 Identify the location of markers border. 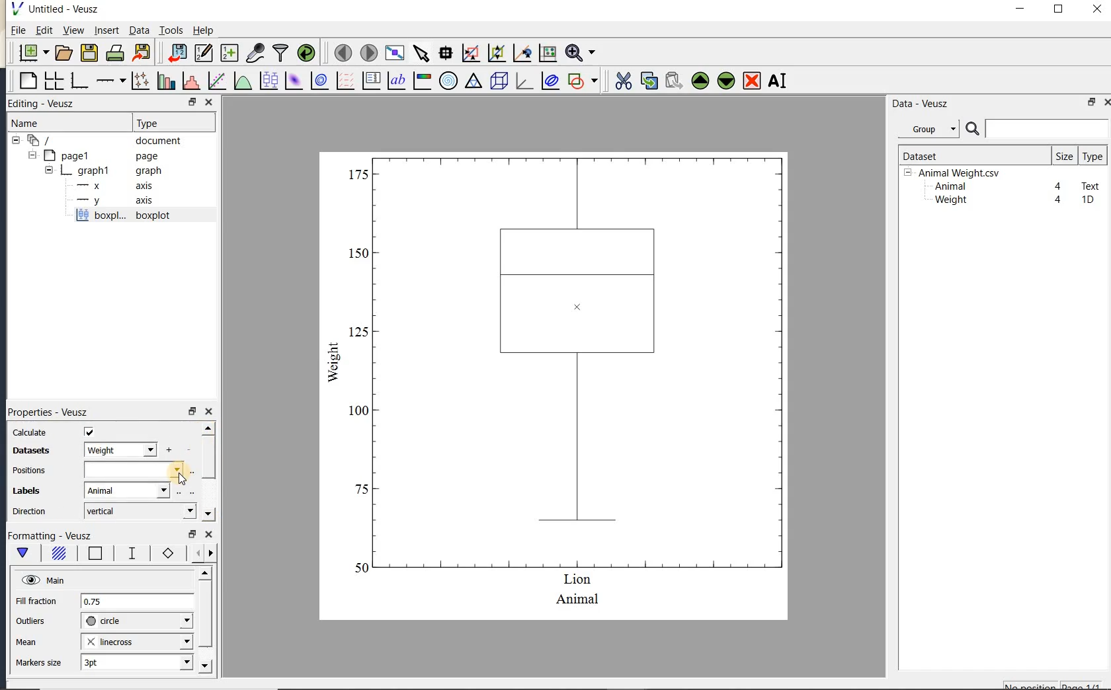
(165, 553).